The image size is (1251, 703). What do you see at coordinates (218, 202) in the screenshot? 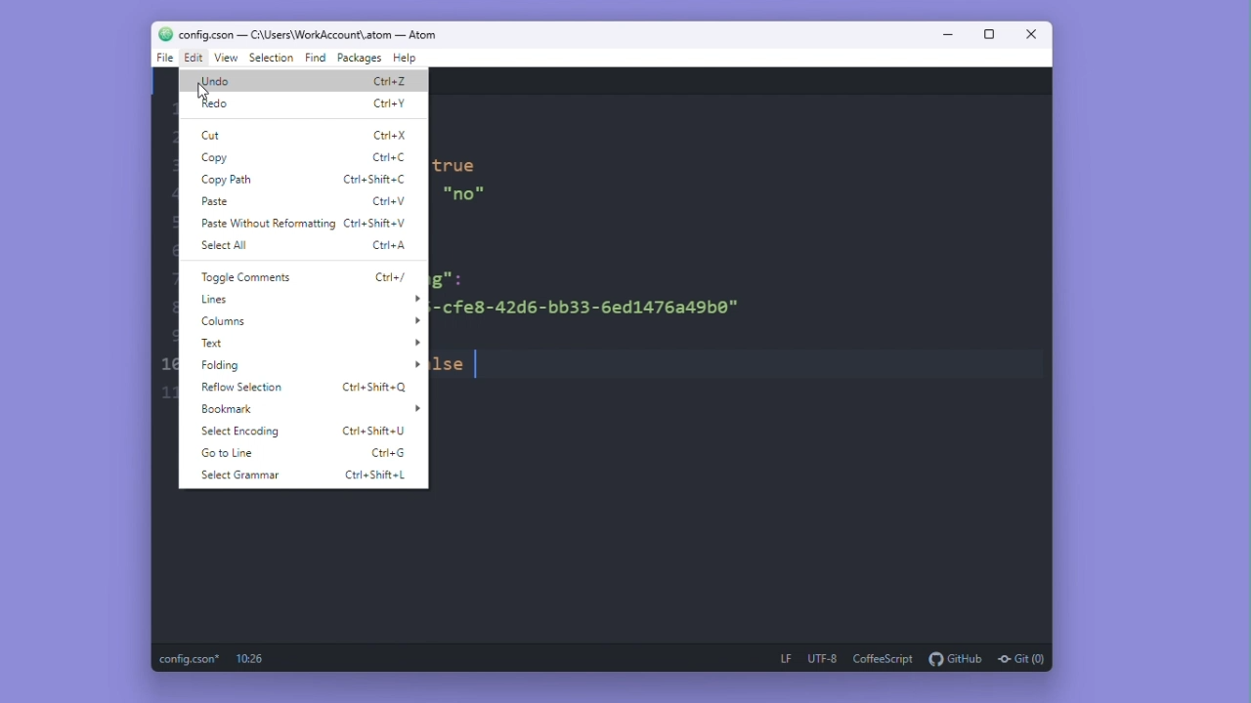
I see `paste` at bounding box center [218, 202].